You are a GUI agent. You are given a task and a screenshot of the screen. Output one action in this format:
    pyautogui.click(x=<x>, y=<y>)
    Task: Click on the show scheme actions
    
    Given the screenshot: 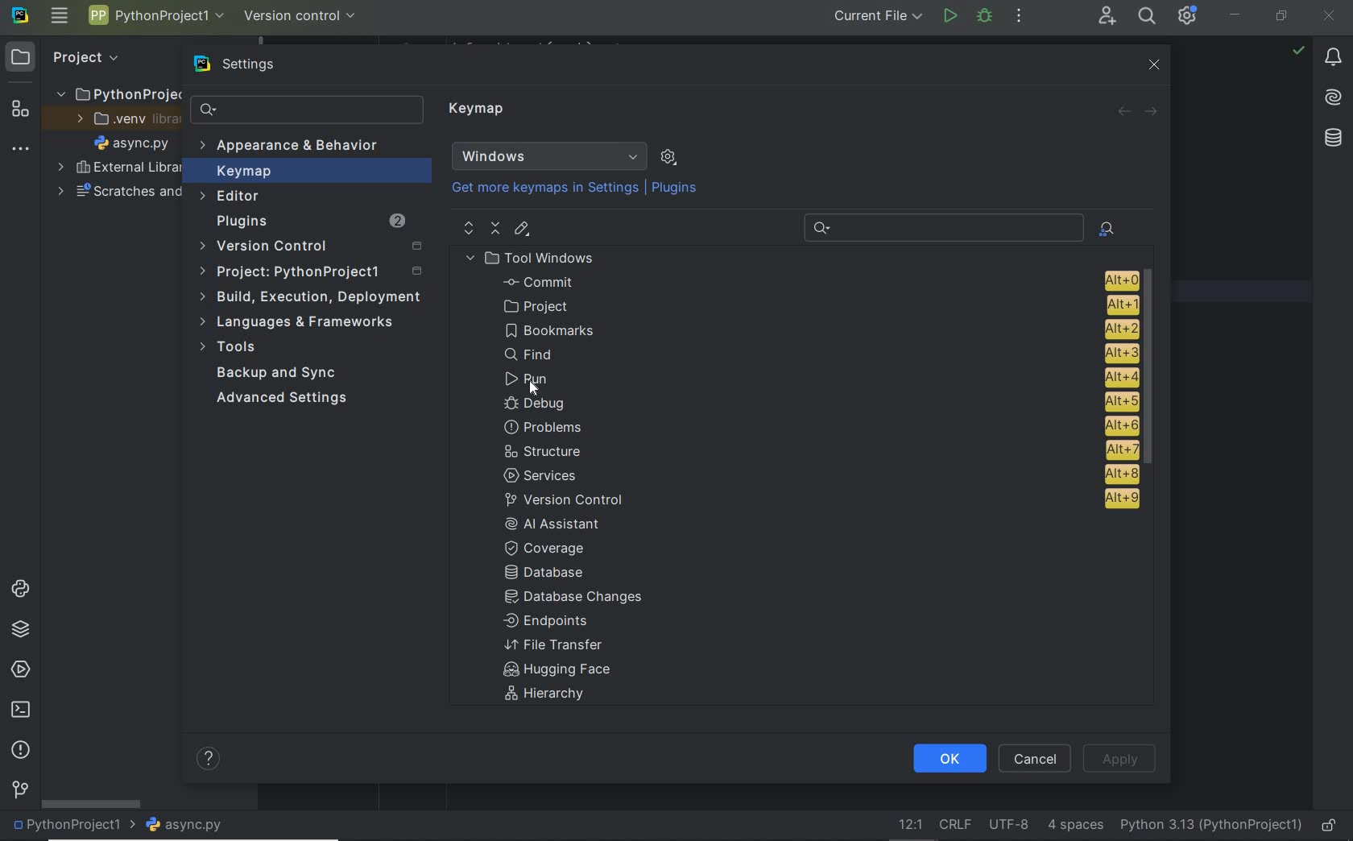 What is the action you would take?
    pyautogui.click(x=668, y=156)
    